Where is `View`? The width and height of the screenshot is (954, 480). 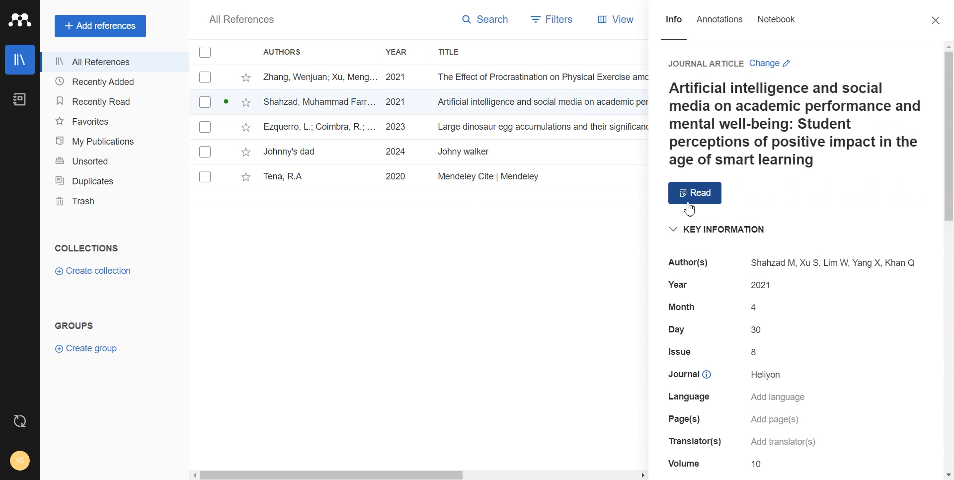
View is located at coordinates (612, 19).